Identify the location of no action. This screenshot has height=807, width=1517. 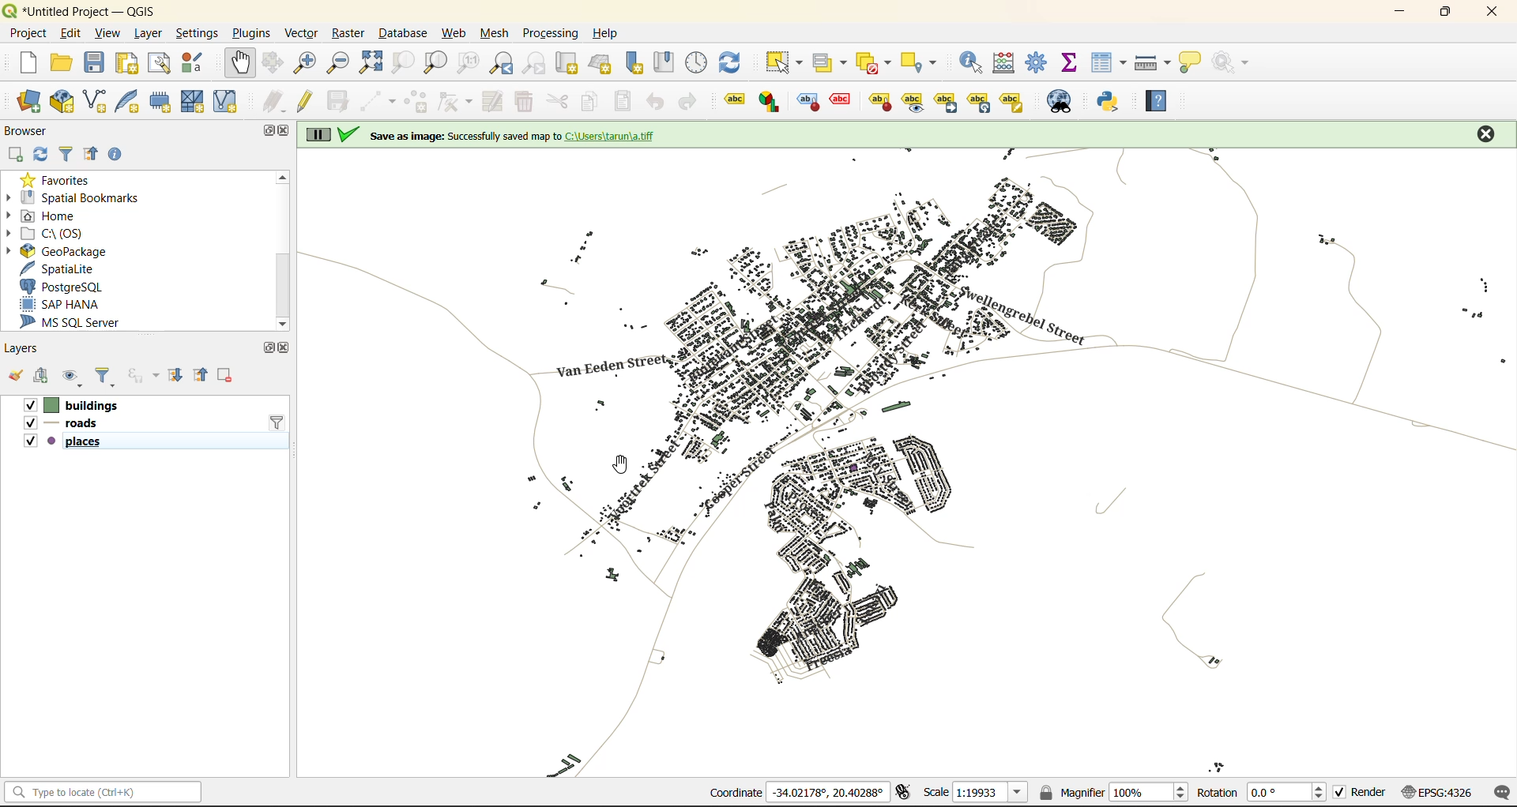
(1234, 62).